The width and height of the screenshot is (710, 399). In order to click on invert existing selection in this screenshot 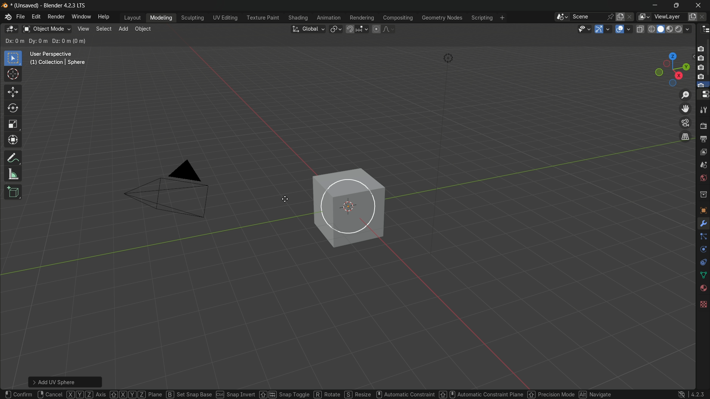, I will do `click(37, 41)`.